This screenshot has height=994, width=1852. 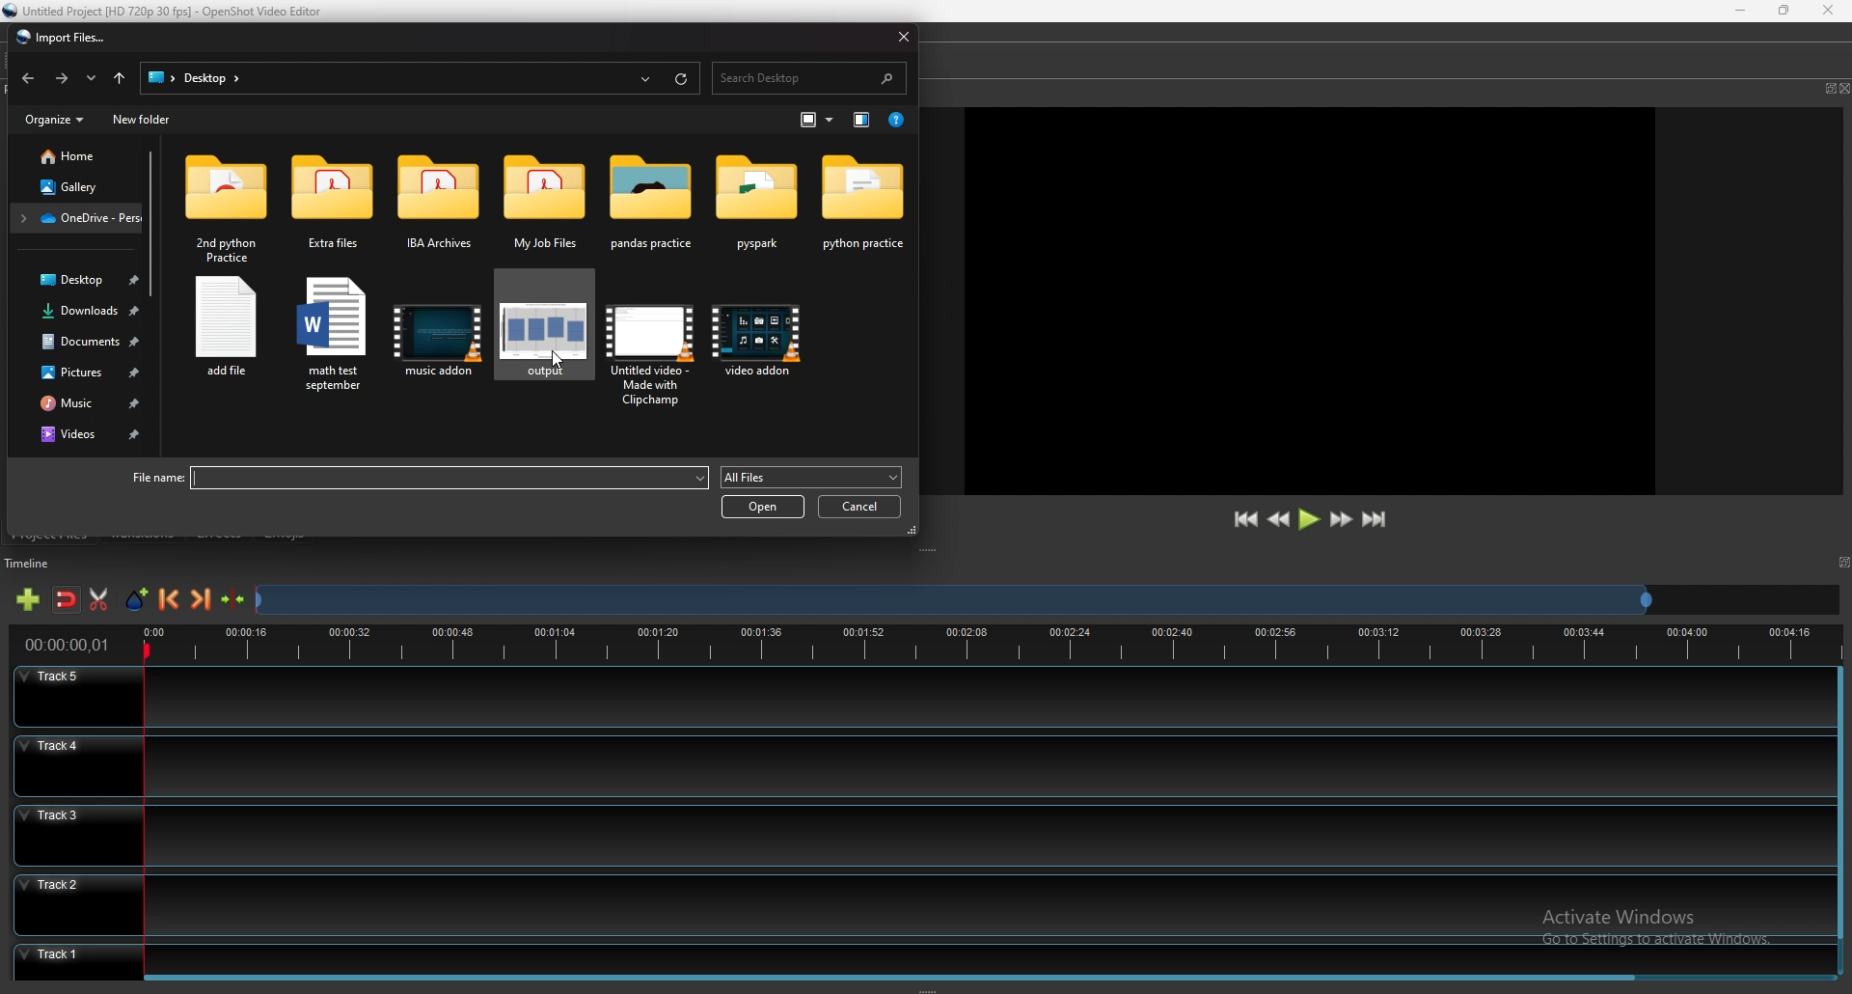 I want to click on gallery, so click(x=76, y=186).